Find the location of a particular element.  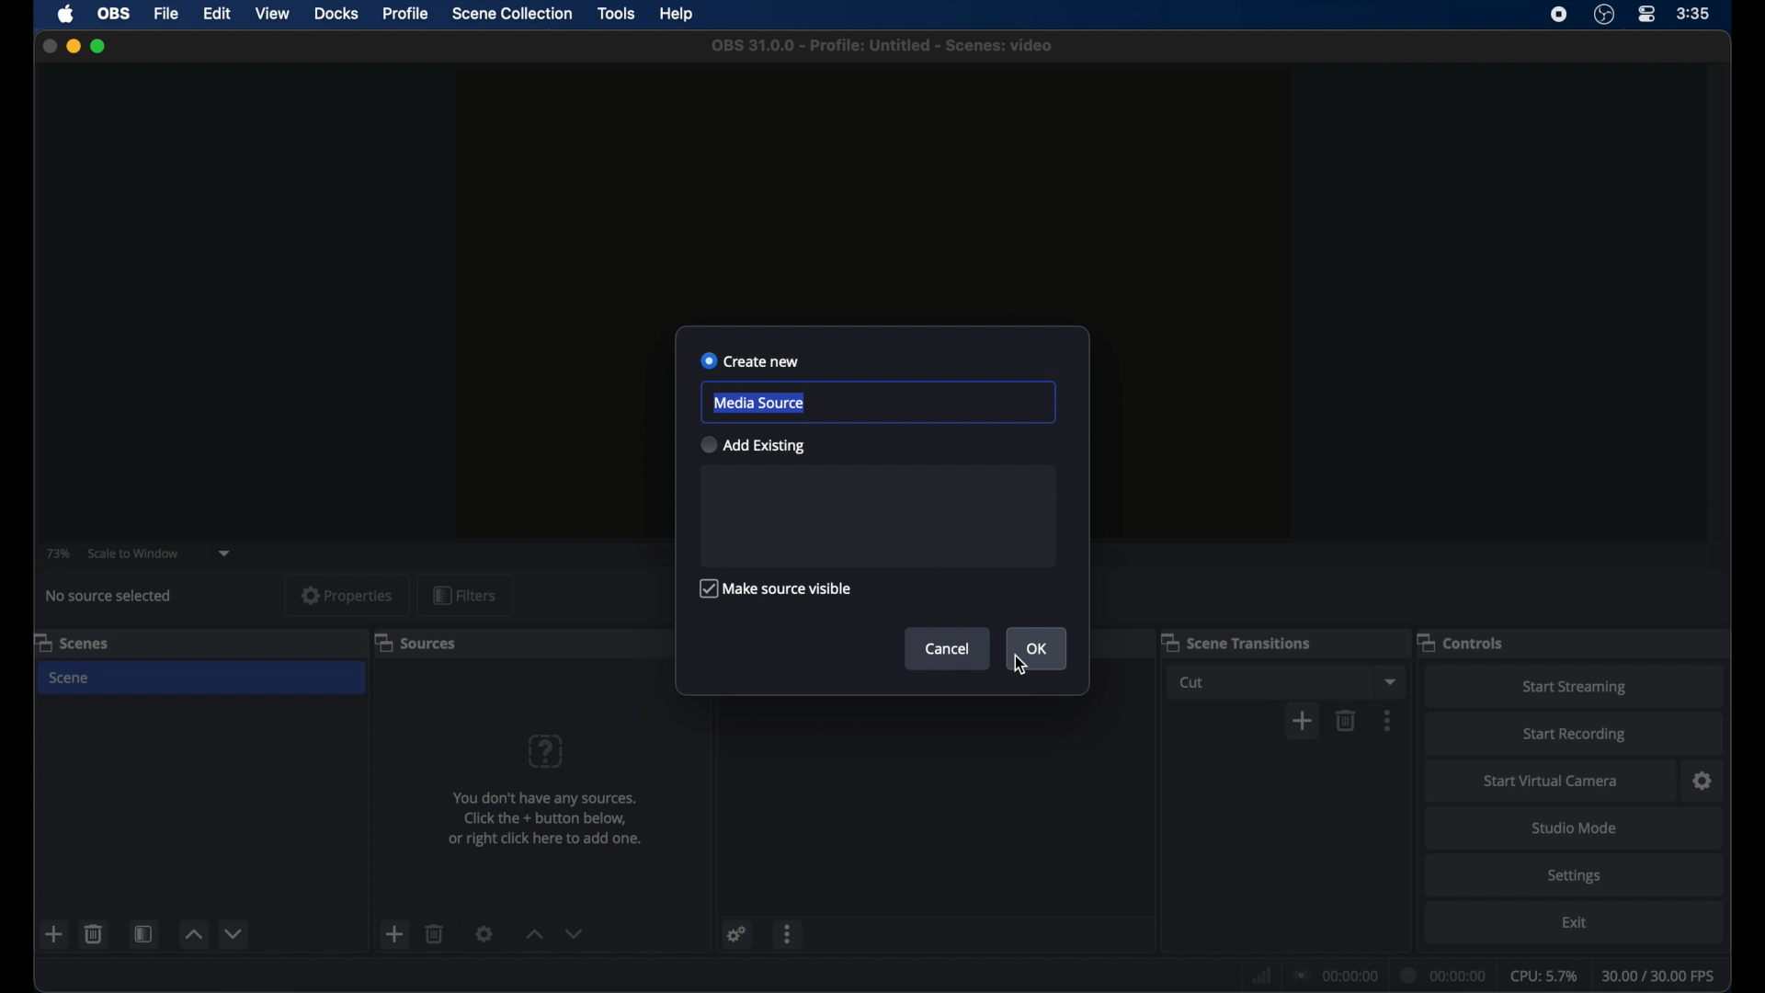

decrement is located at coordinates (575, 933).